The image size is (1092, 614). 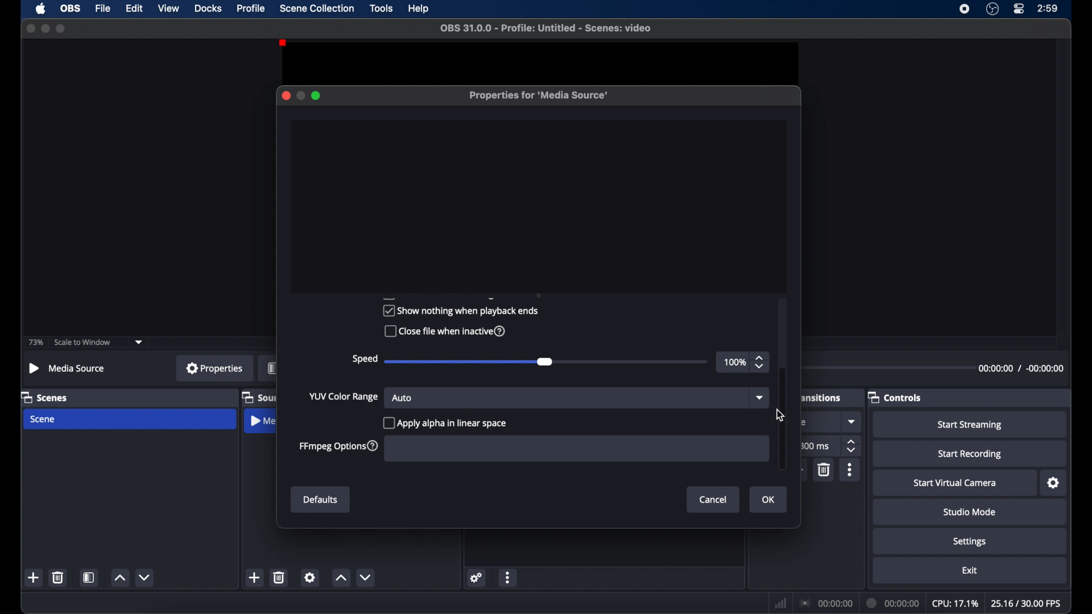 What do you see at coordinates (316, 9) in the screenshot?
I see `scene collection` at bounding box center [316, 9].